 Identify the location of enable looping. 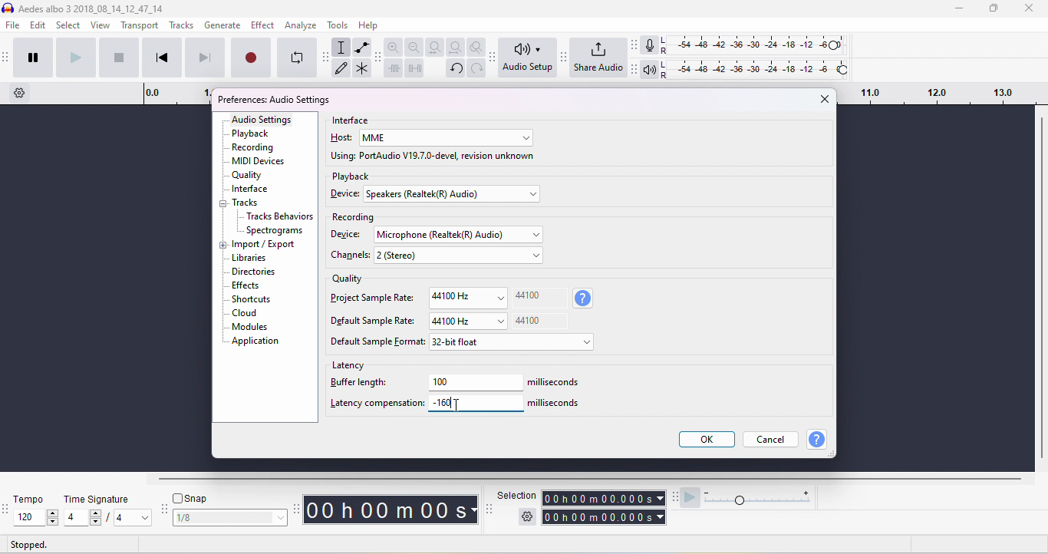
(297, 57).